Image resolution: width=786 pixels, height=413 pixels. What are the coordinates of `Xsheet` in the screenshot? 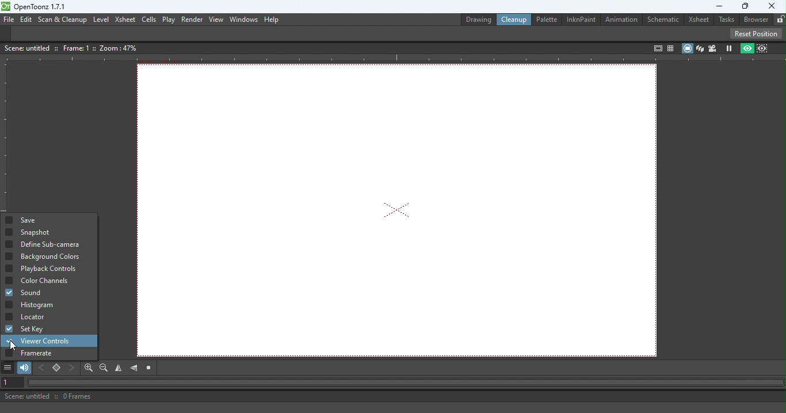 It's located at (699, 20).